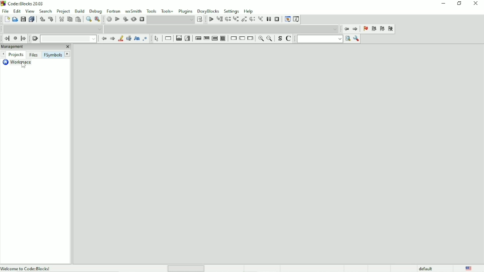 This screenshot has height=272, width=484. I want to click on Abort, so click(142, 19).